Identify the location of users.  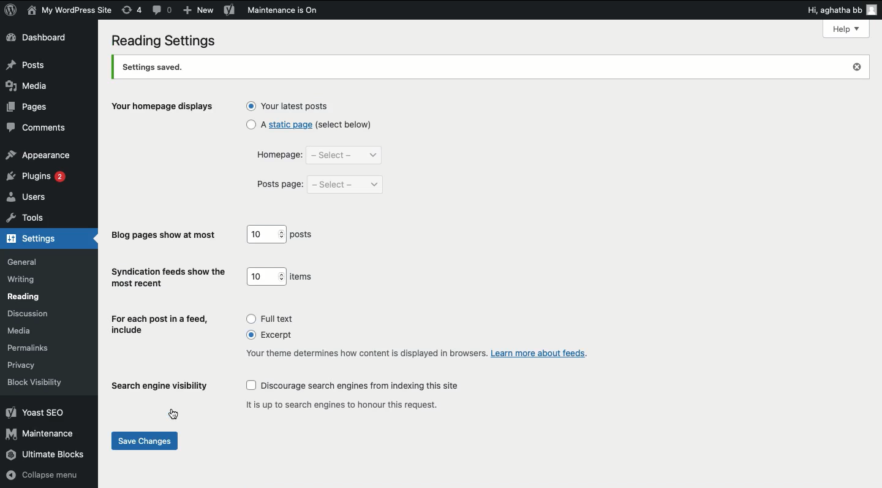
(31, 198).